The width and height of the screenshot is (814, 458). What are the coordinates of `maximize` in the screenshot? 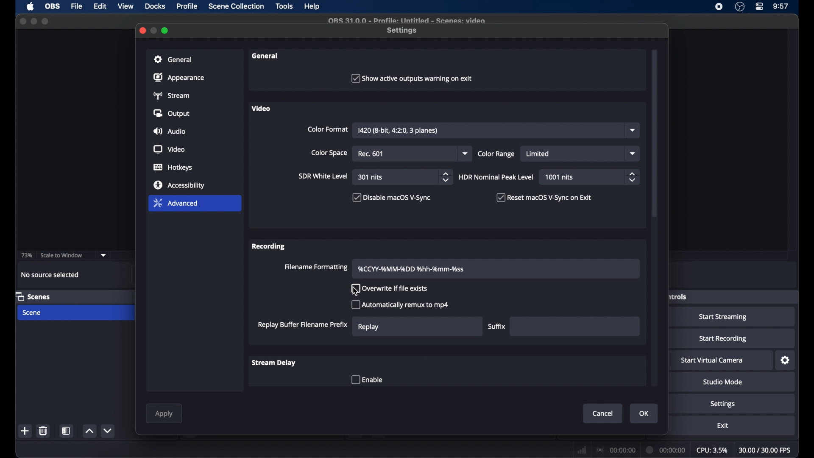 It's located at (33, 21).